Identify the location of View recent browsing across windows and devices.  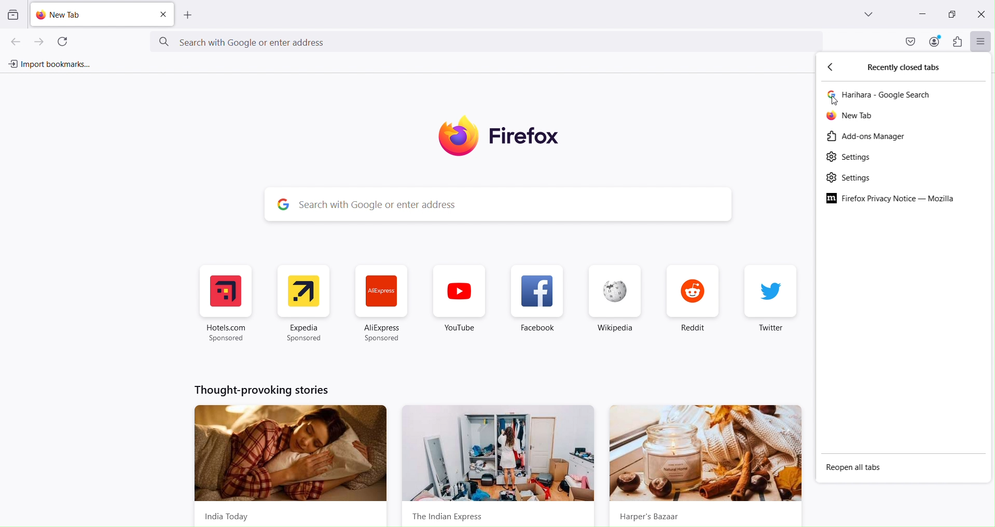
(12, 16).